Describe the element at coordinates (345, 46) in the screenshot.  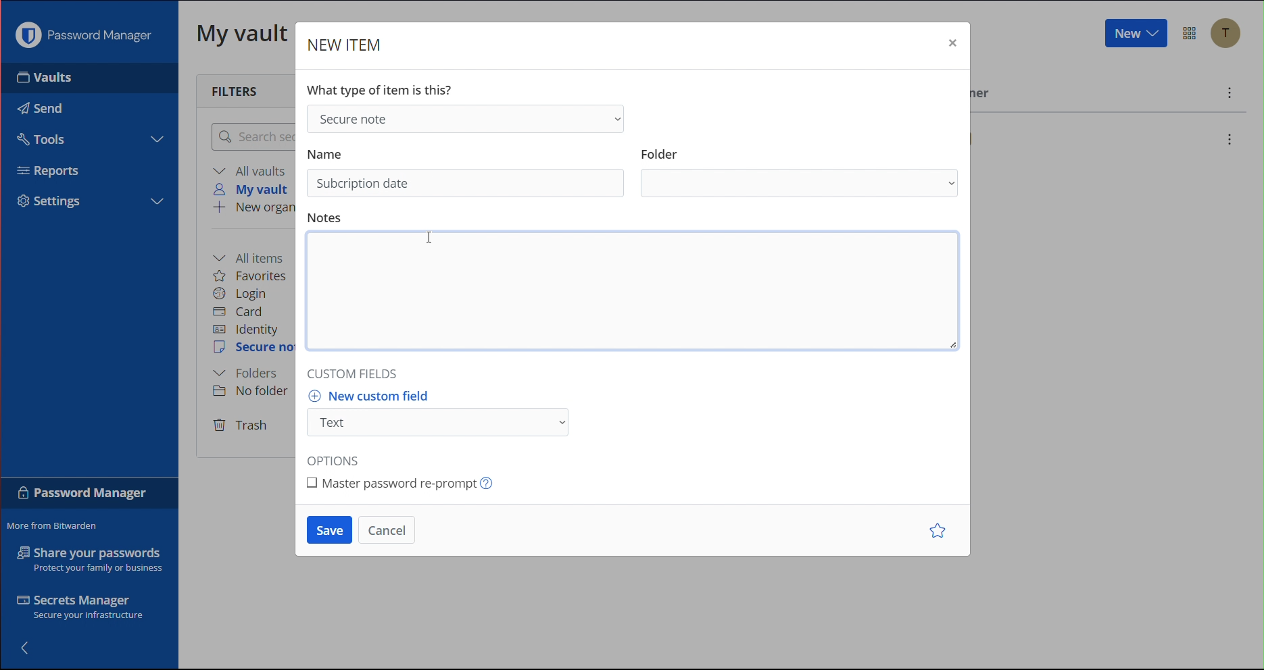
I see `New Item` at that location.